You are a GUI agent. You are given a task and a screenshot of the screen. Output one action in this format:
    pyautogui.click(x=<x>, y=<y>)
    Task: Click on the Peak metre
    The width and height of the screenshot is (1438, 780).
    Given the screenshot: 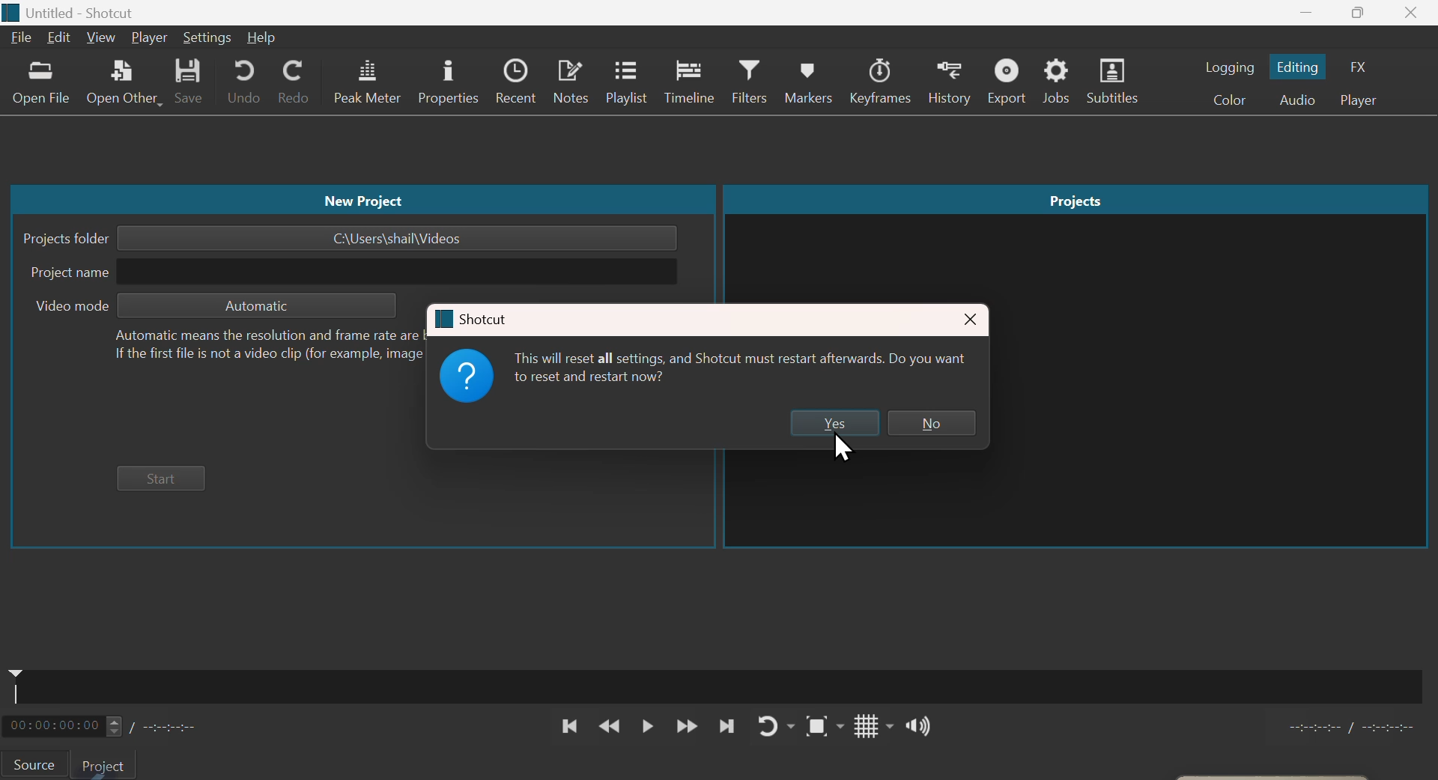 What is the action you would take?
    pyautogui.click(x=366, y=82)
    